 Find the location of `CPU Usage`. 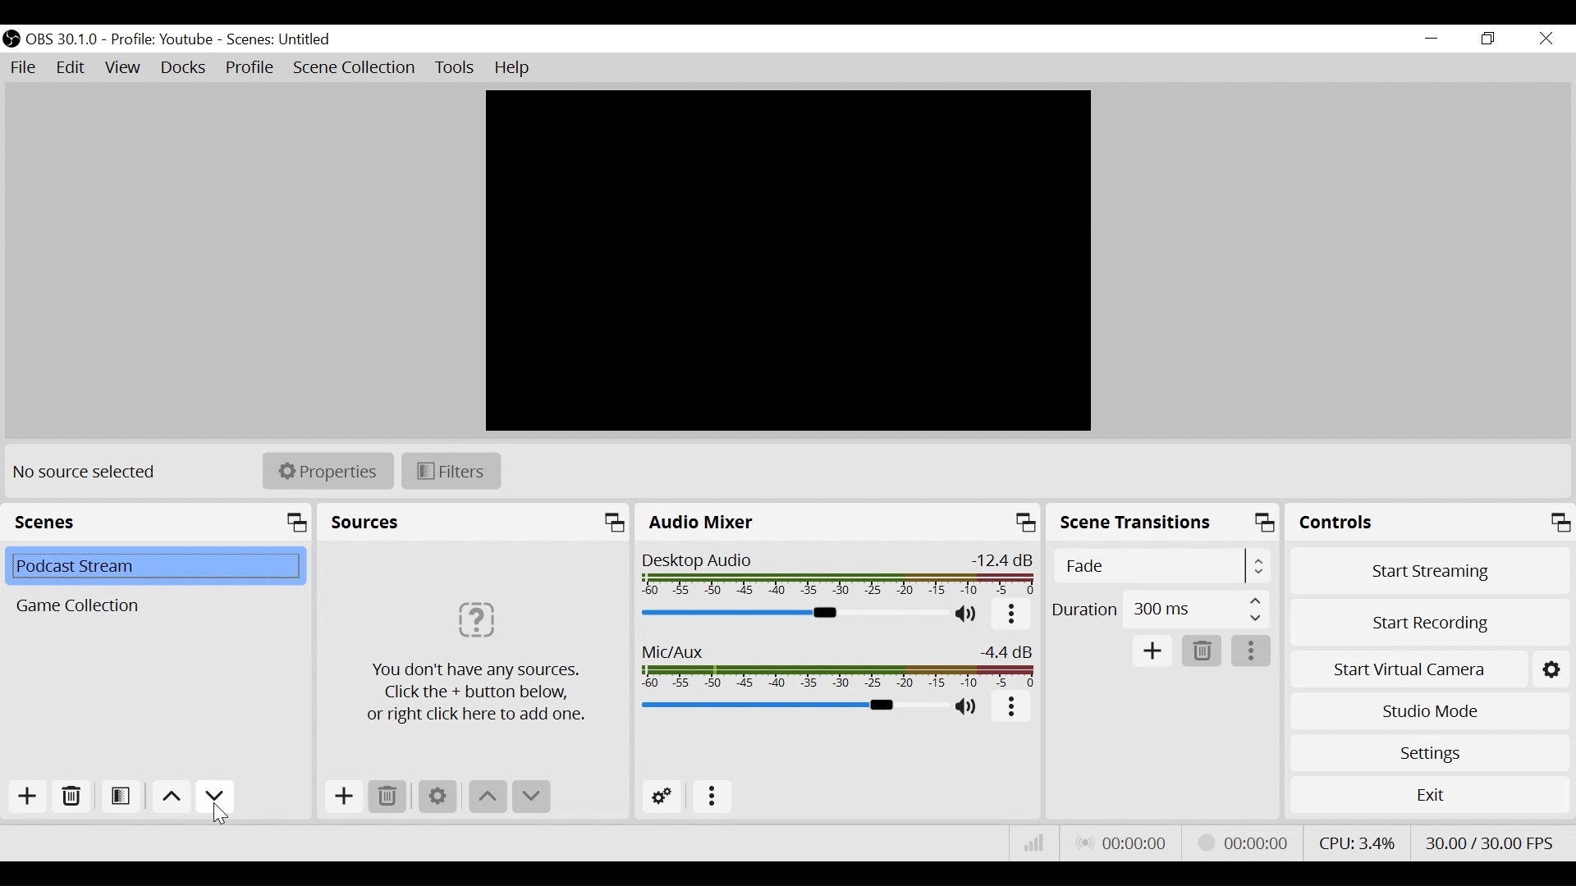

CPU Usage is located at coordinates (1356, 840).